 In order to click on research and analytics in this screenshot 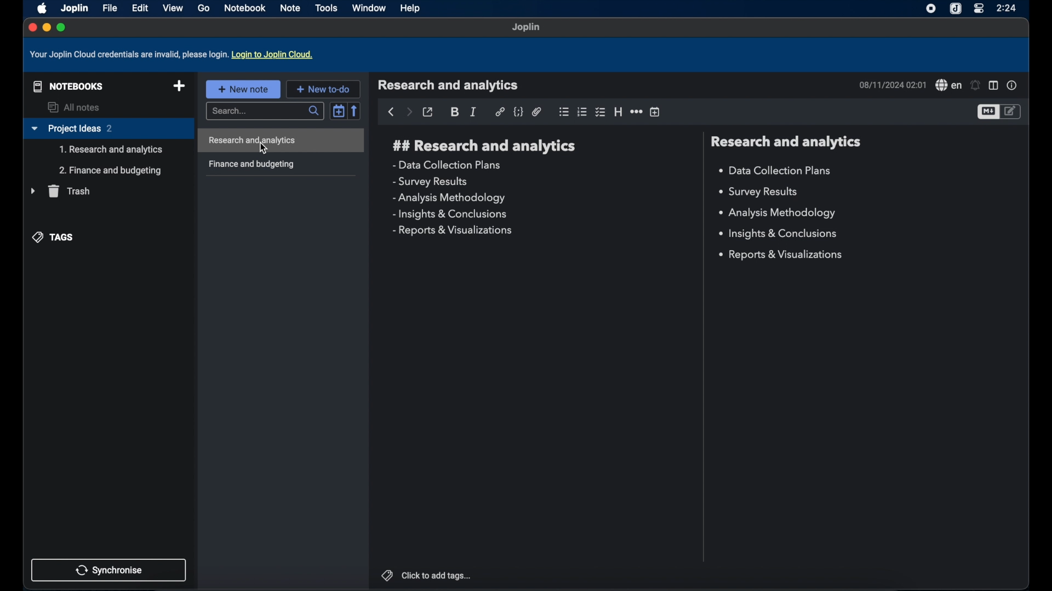, I will do `click(484, 146)`.